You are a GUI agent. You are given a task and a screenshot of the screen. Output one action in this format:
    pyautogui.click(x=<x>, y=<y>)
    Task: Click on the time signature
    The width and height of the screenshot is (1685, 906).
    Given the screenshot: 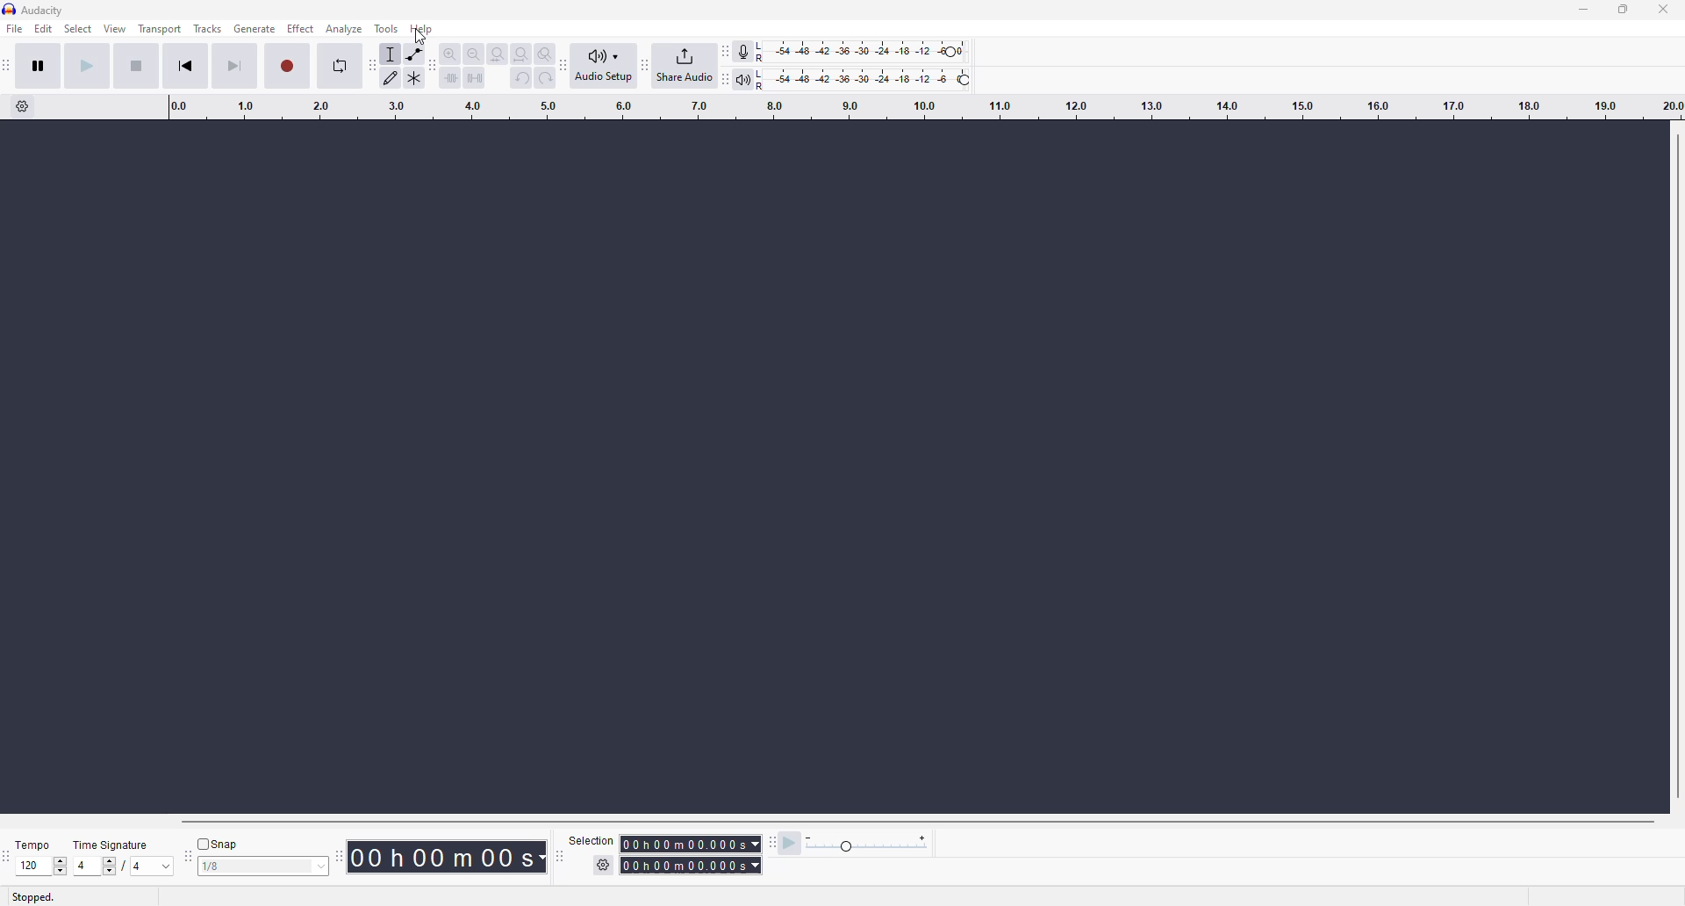 What is the action you would take?
    pyautogui.click(x=112, y=841)
    